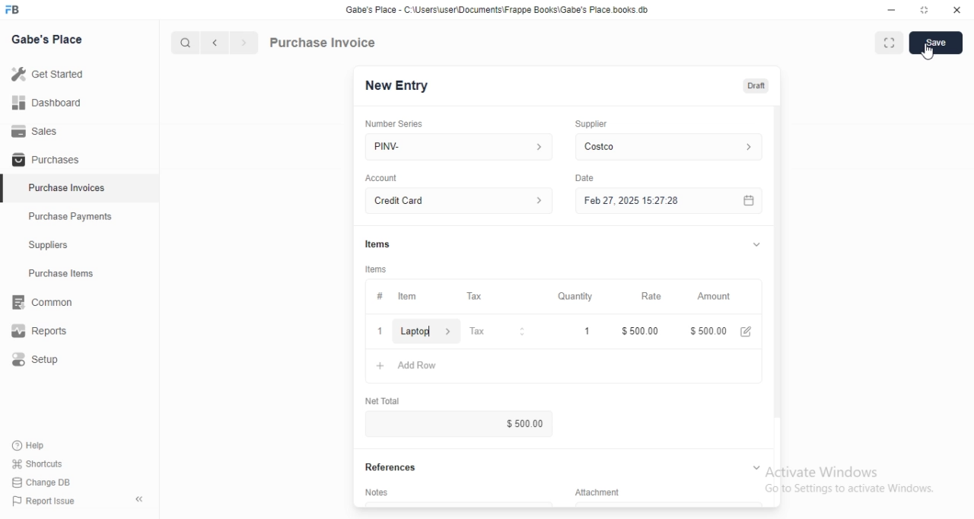 Image resolution: width=974 pixels, height=519 pixels. I want to click on Items, so click(376, 269).